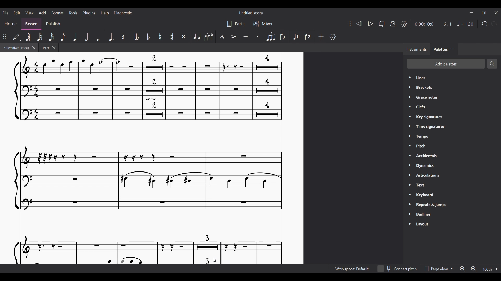 The image size is (501, 281). Describe the element at coordinates (123, 13) in the screenshot. I see `Diagnostic menu` at that location.